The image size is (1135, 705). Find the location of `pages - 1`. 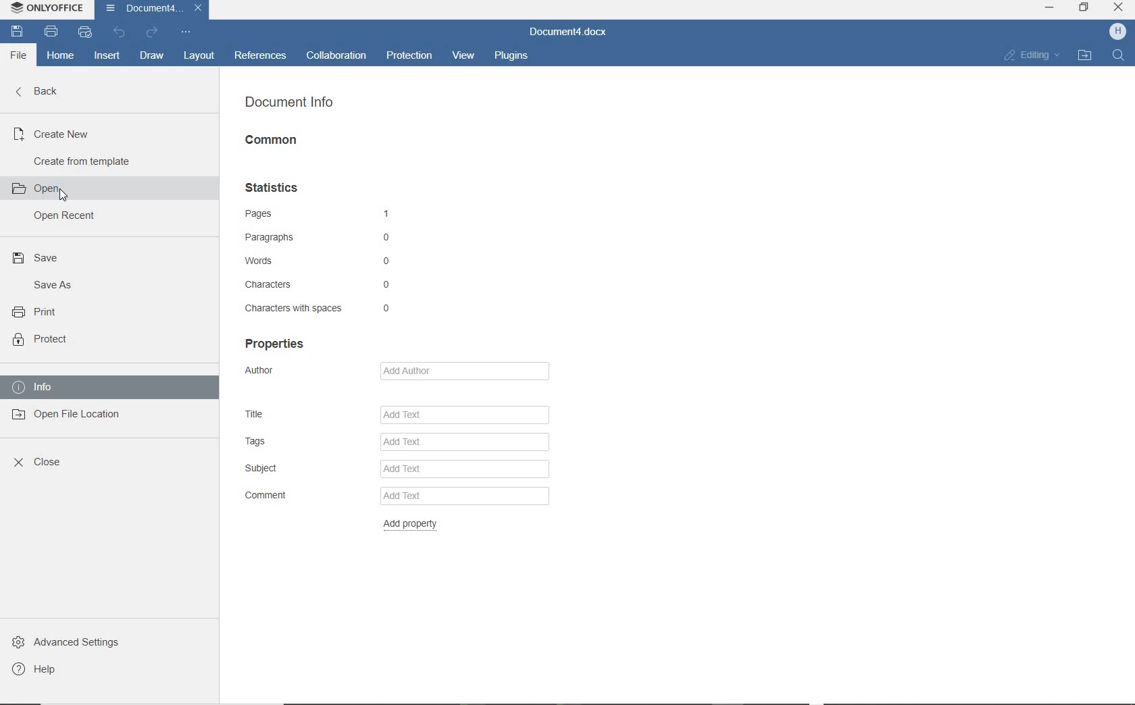

pages - 1 is located at coordinates (322, 214).